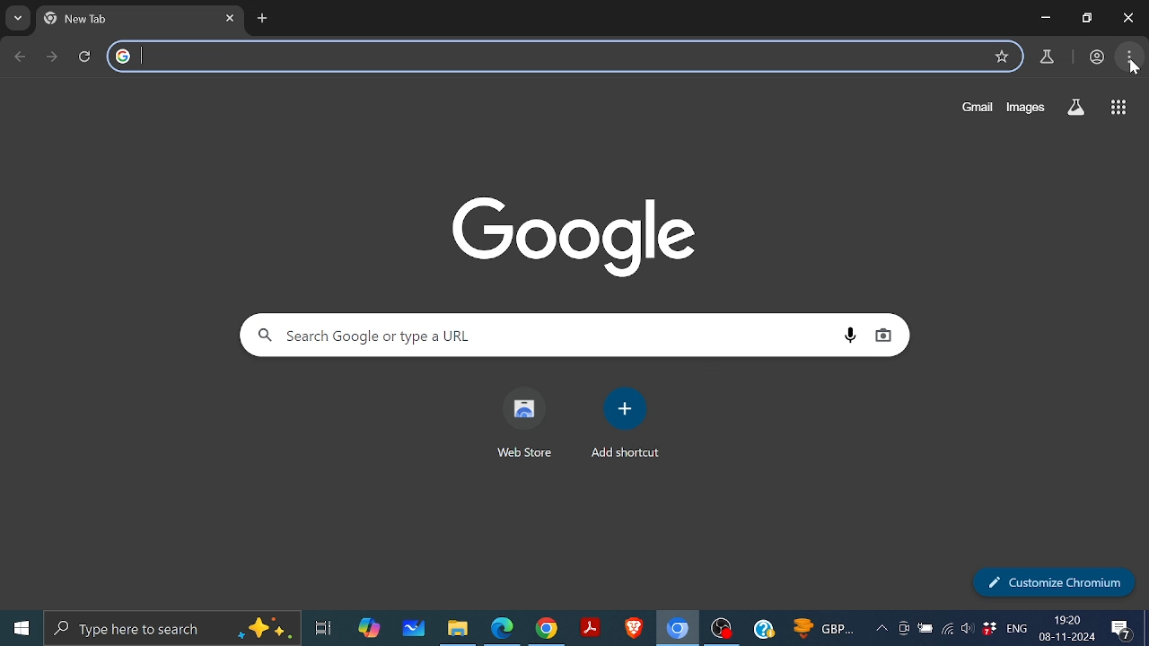  Describe the element at coordinates (415, 627) in the screenshot. I see `Whitebiard` at that location.